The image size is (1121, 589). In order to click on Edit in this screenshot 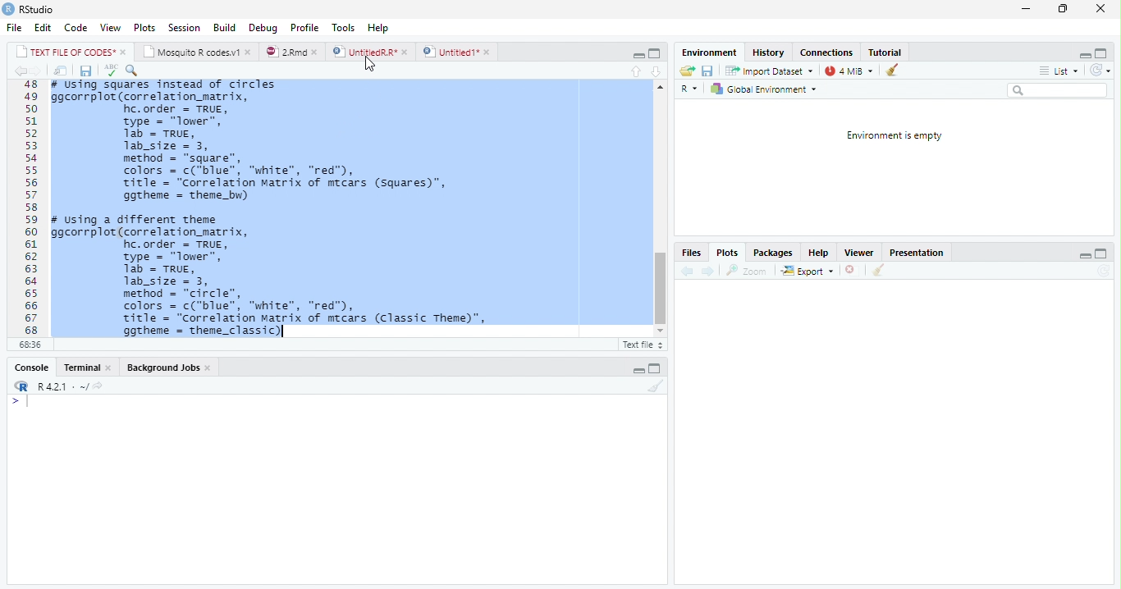, I will do `click(43, 28)`.